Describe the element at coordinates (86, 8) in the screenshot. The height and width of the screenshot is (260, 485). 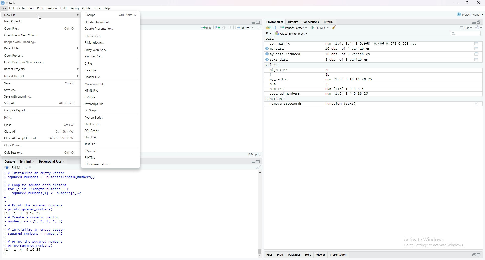
I see `Profile` at that location.